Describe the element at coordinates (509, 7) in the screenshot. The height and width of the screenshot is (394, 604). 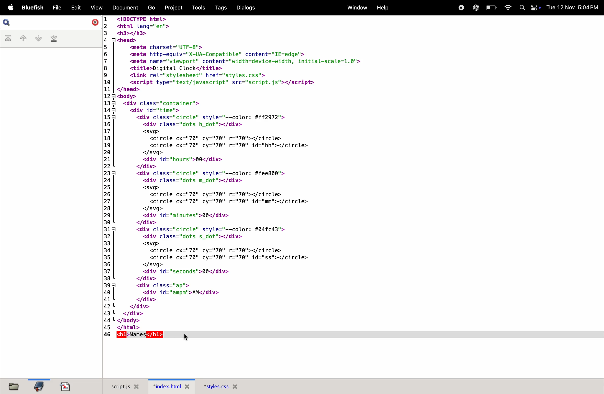
I see `wifi` at that location.